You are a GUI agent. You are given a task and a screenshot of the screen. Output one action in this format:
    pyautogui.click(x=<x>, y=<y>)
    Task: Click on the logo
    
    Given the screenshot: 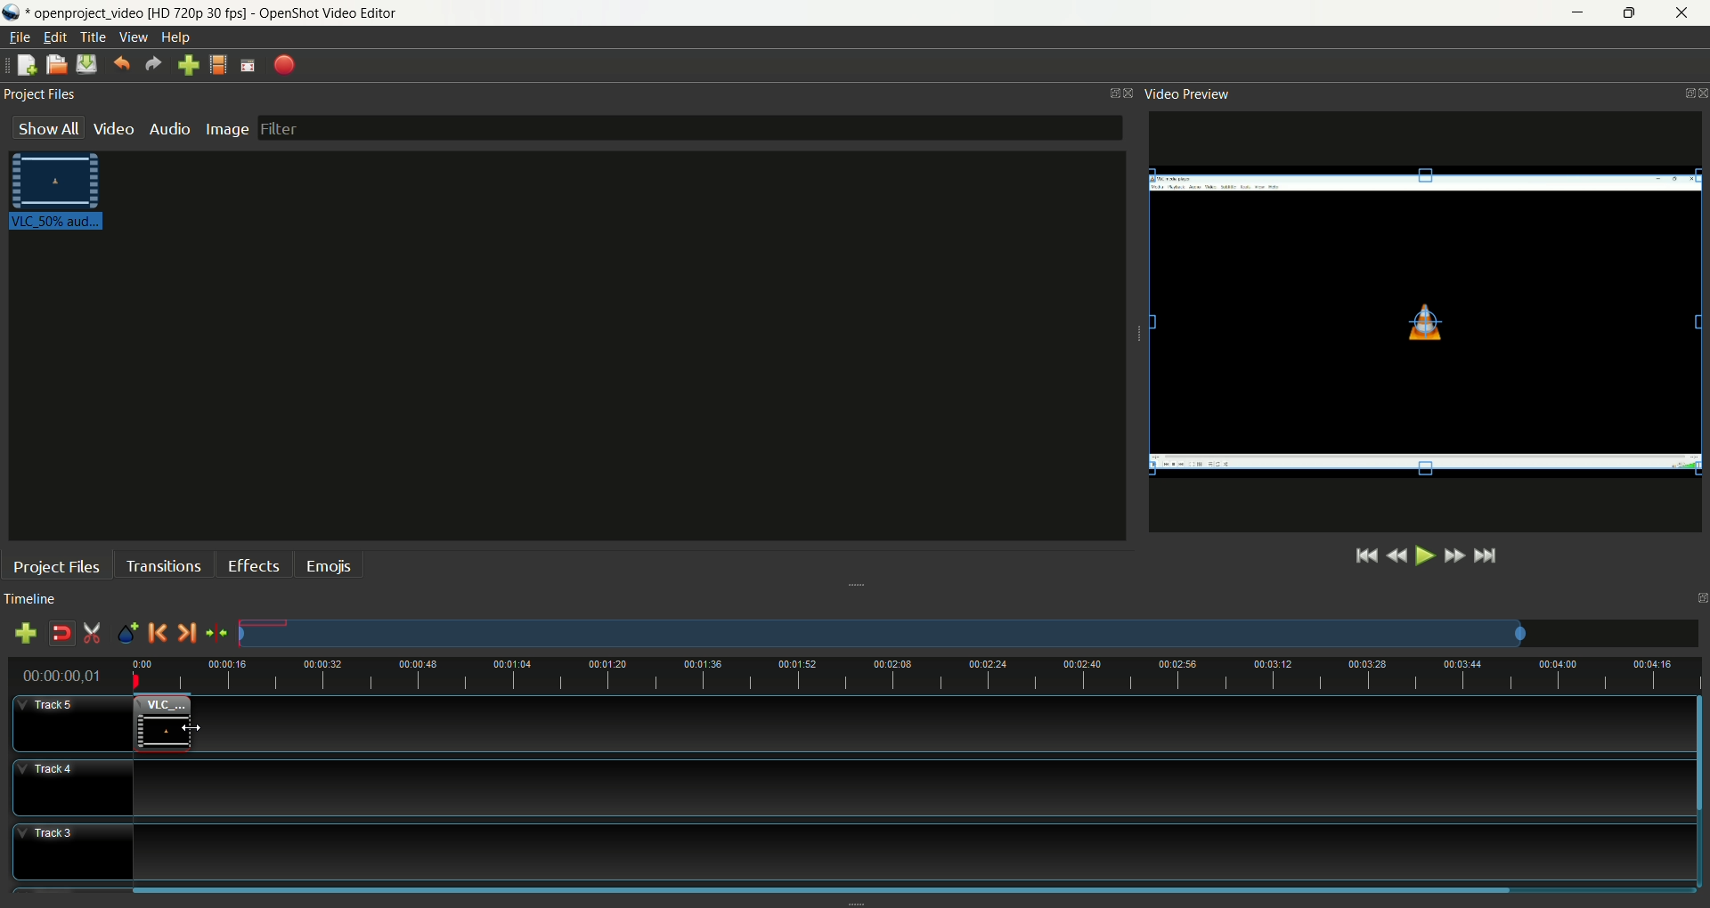 What is the action you would take?
    pyautogui.click(x=13, y=12)
    